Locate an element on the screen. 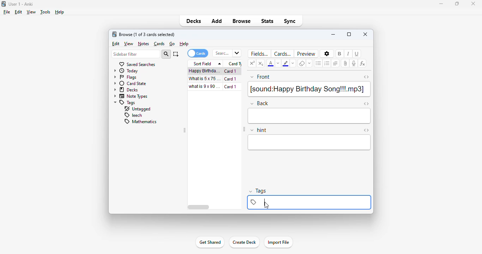  sort field is located at coordinates (206, 64).